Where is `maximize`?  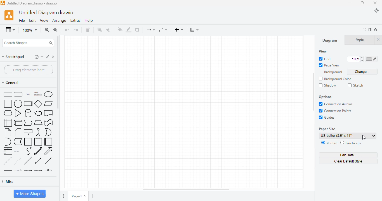
maximize is located at coordinates (362, 3).